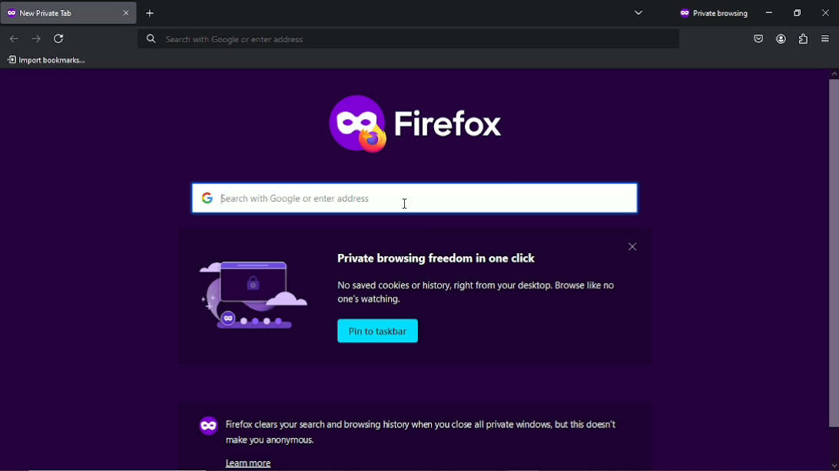  I want to click on import bookmarks, so click(46, 60).